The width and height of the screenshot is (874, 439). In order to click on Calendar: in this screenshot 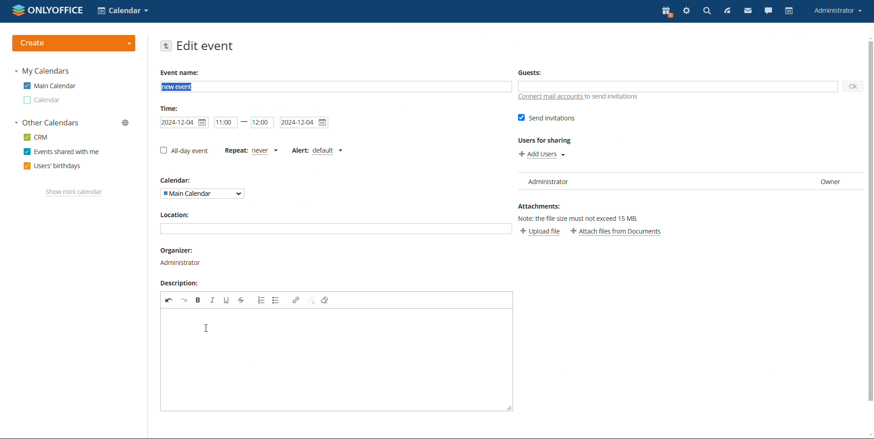, I will do `click(180, 180)`.